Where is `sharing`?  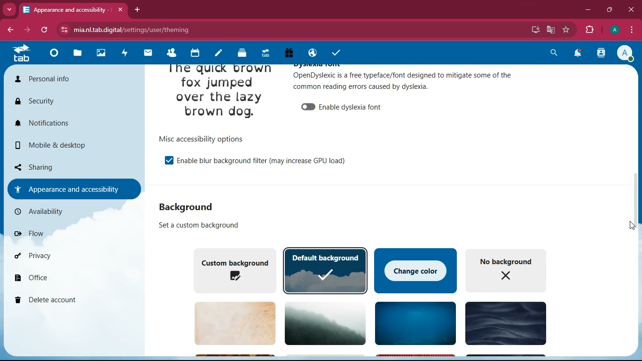 sharing is located at coordinates (70, 166).